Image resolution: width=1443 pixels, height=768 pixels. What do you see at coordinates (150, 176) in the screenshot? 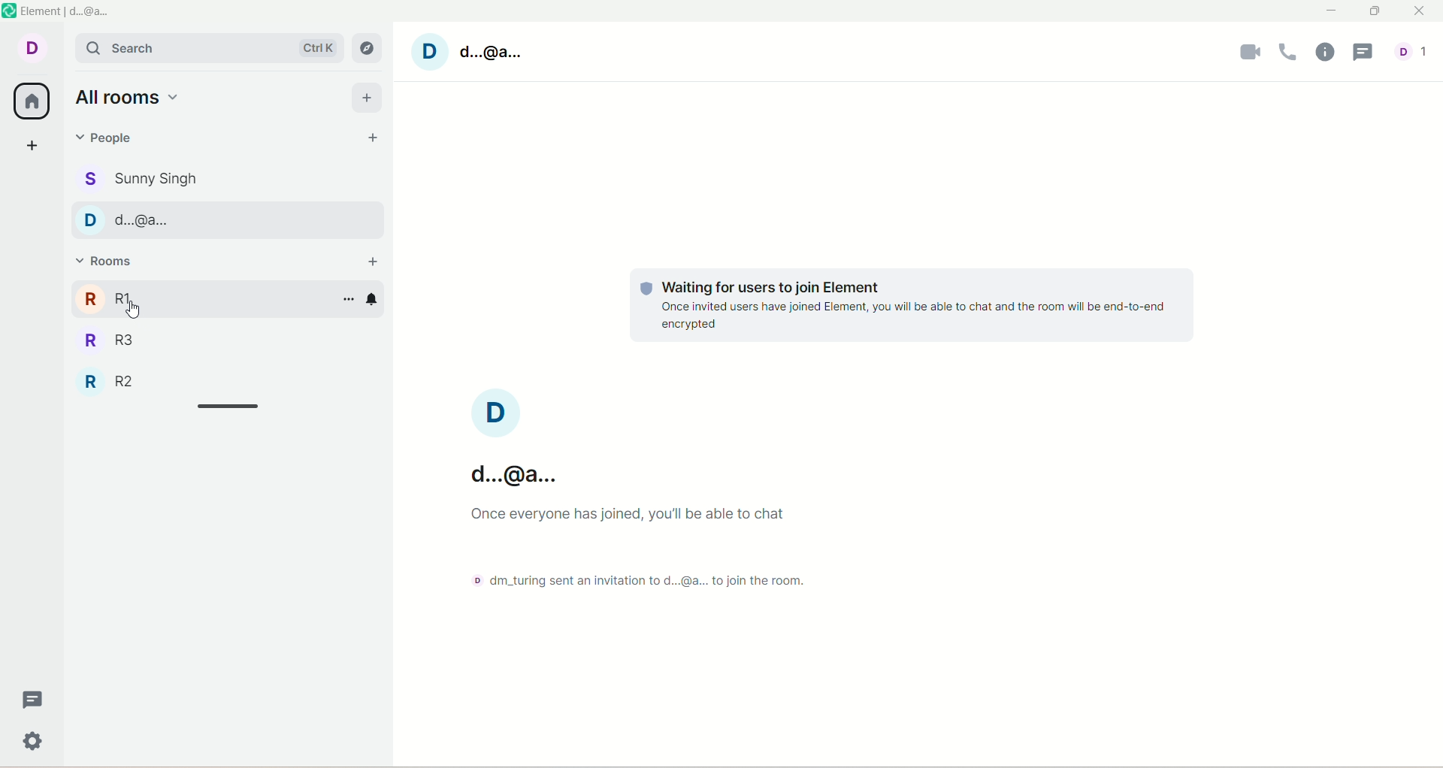
I see `people` at bounding box center [150, 176].